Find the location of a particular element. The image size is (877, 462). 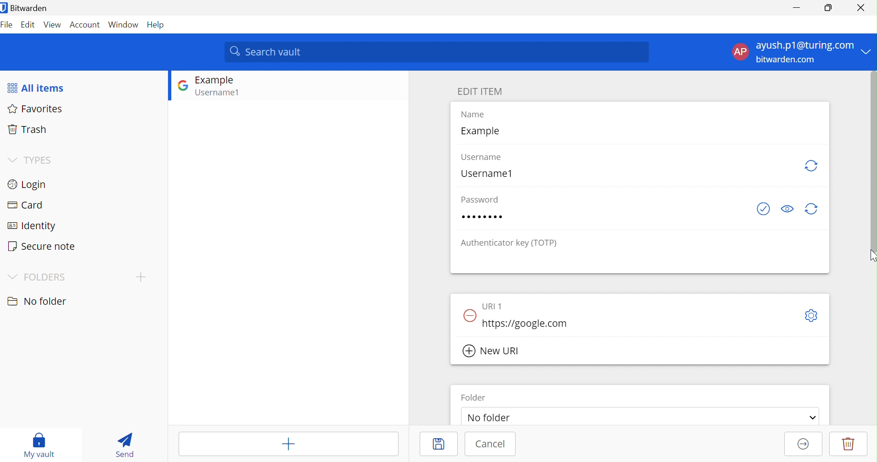

Secure note is located at coordinates (42, 246).